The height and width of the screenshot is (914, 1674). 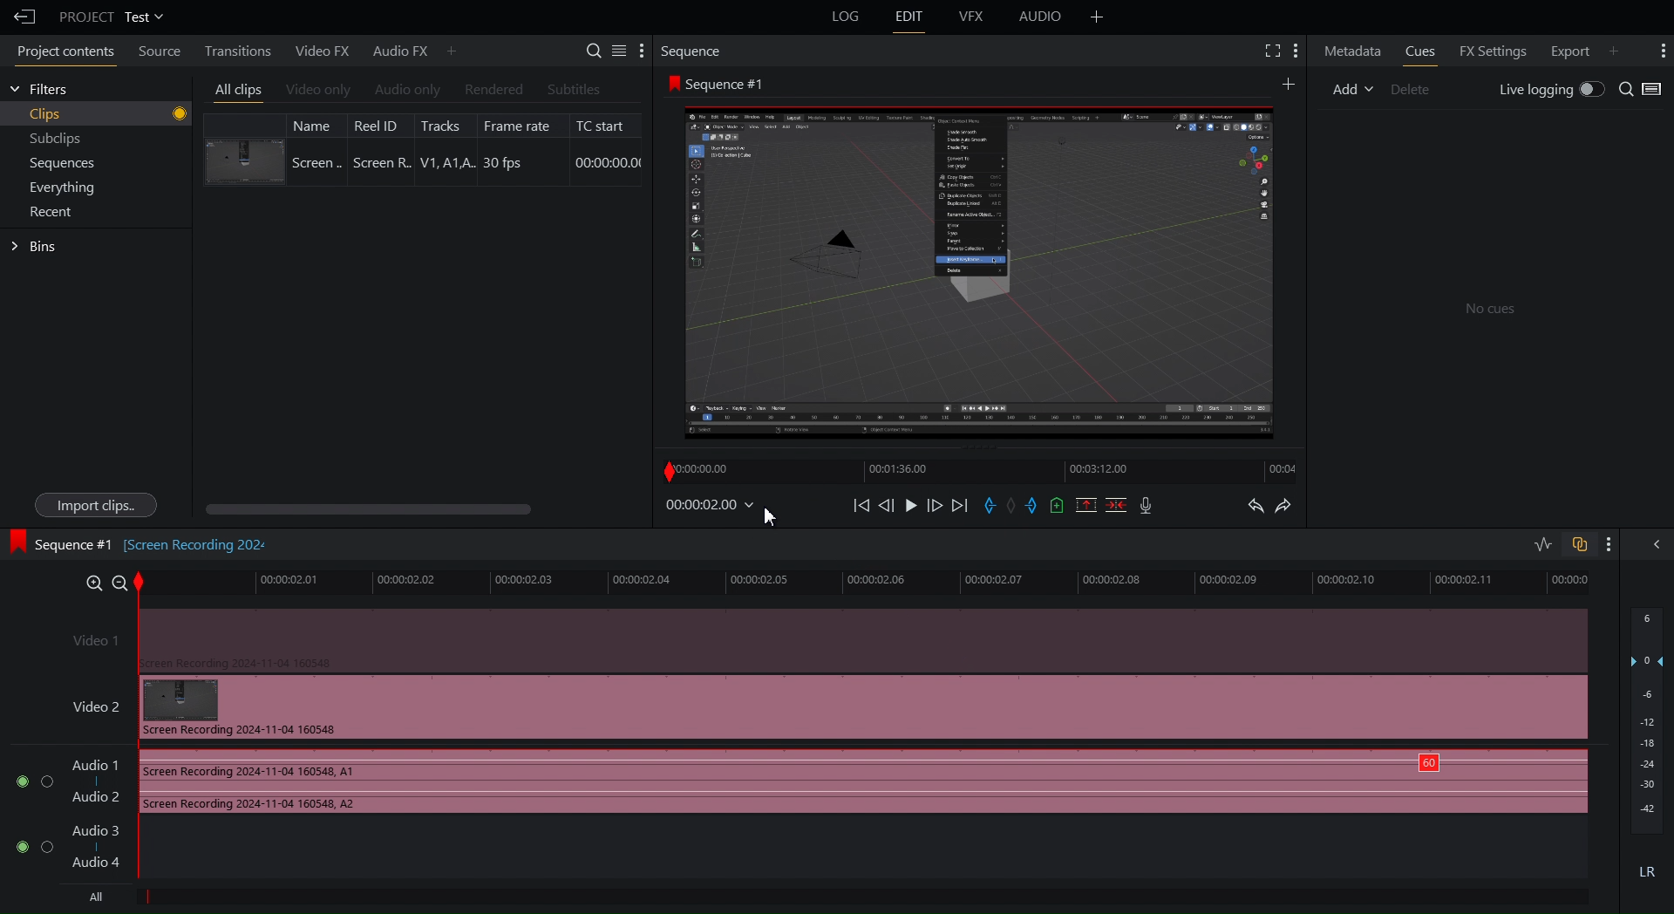 I want to click on Filters, so click(x=39, y=89).